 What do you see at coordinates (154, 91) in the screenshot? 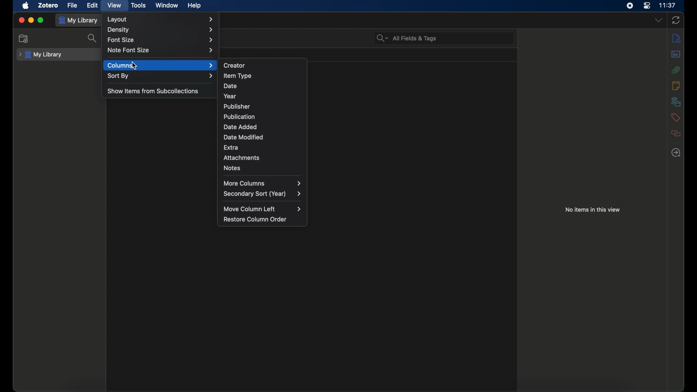
I see `show items from subcollections` at bounding box center [154, 91].